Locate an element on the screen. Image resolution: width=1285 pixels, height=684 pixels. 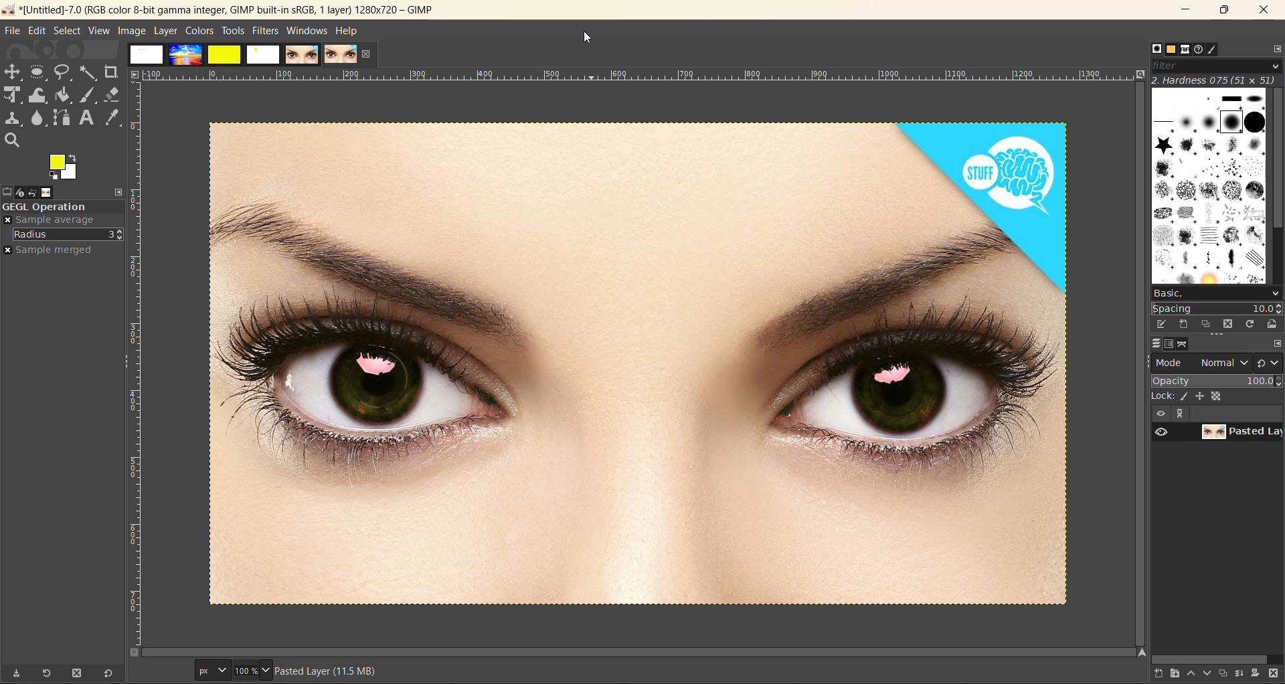
tool options is located at coordinates (8, 191).